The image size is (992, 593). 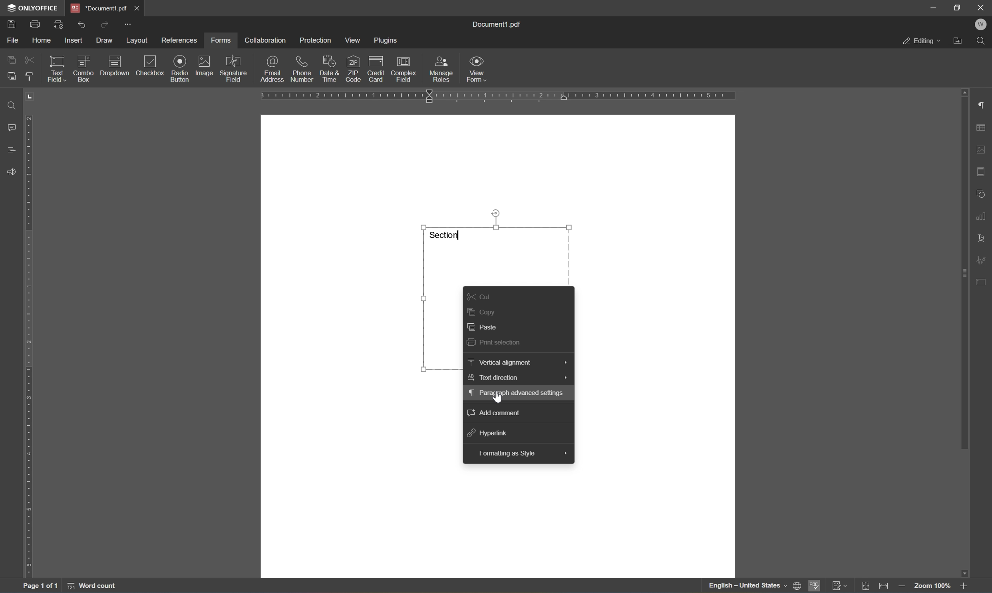 I want to click on file, so click(x=13, y=39).